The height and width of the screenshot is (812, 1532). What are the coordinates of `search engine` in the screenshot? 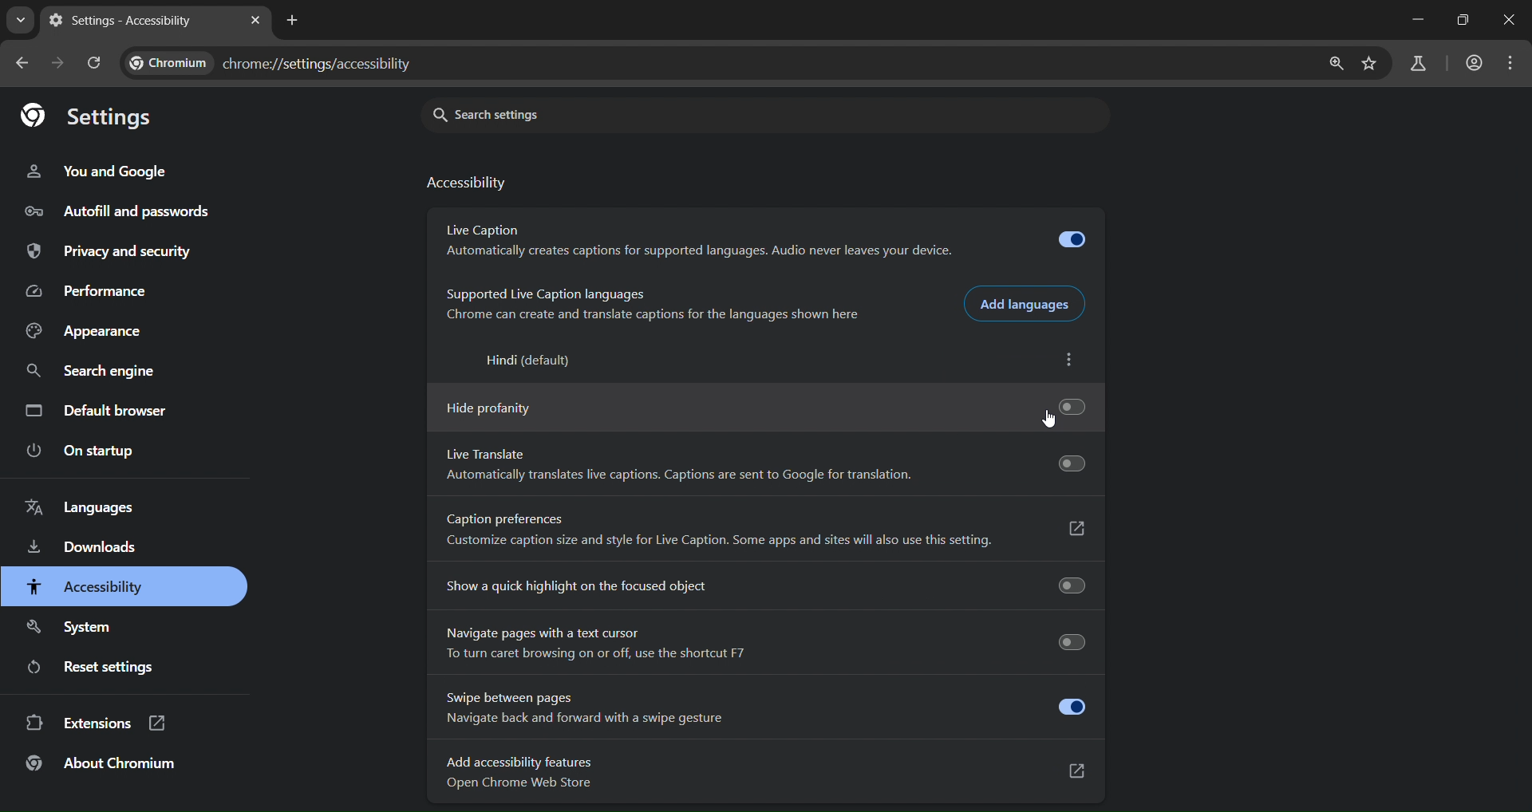 It's located at (93, 371).